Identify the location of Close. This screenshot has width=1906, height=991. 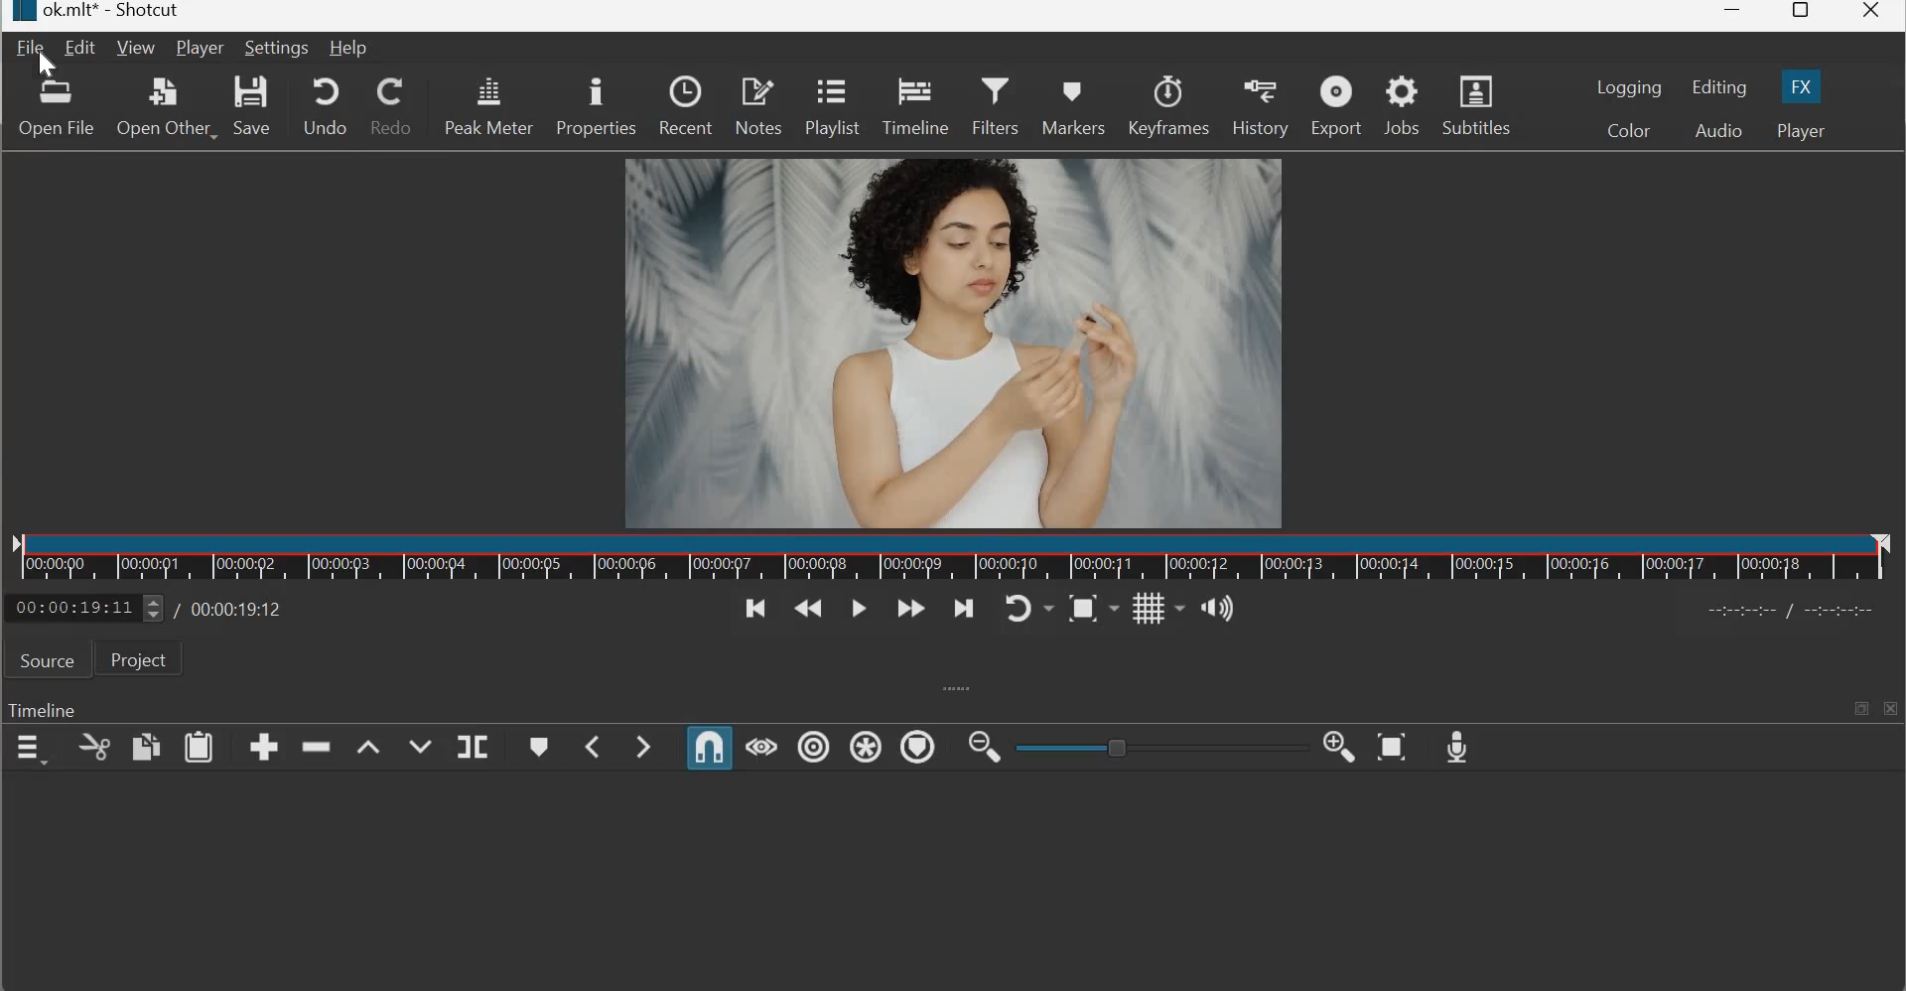
(1874, 15).